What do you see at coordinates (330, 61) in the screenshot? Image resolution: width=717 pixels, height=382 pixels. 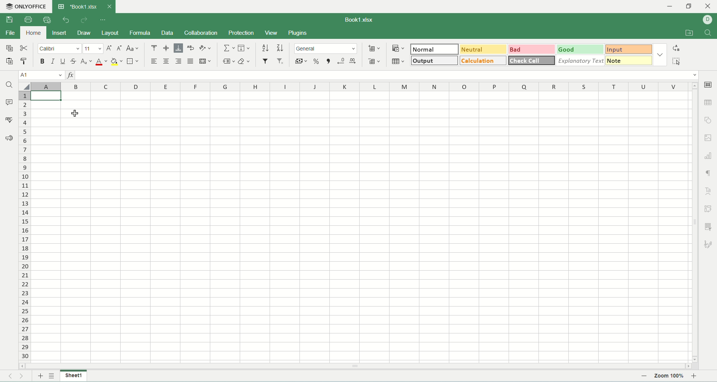 I see `comma style` at bounding box center [330, 61].